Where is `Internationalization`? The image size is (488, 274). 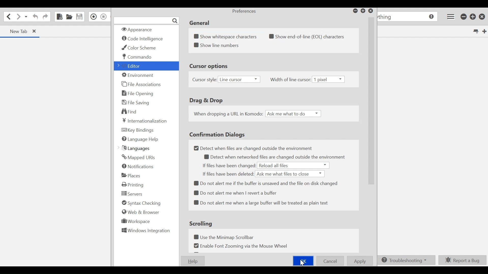
Internationalization is located at coordinates (145, 121).